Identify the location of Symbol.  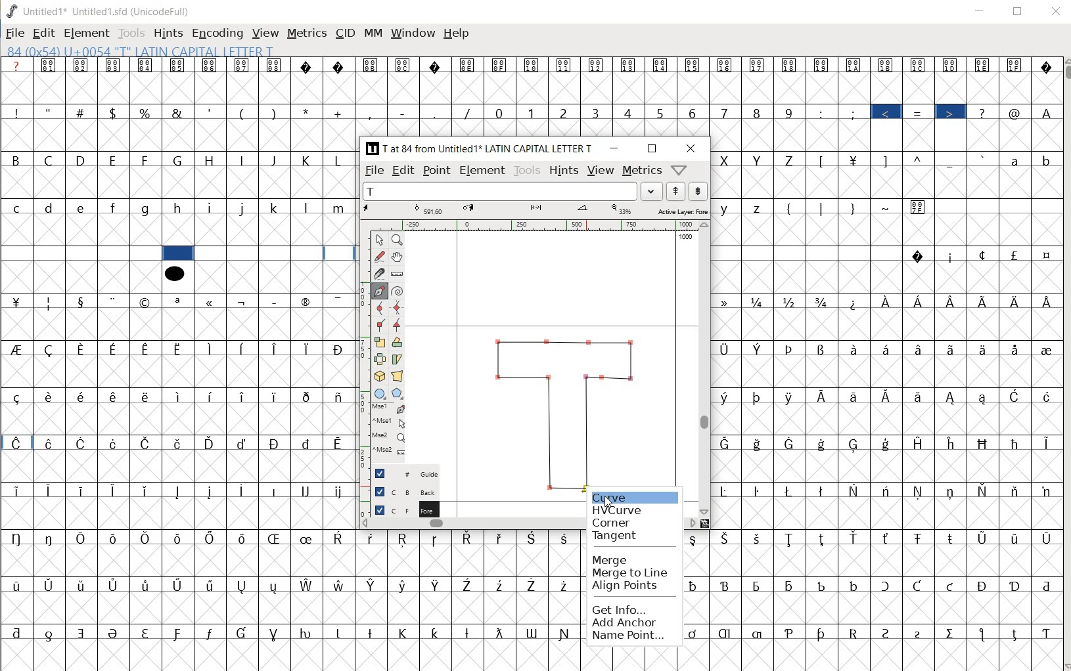
(725, 66).